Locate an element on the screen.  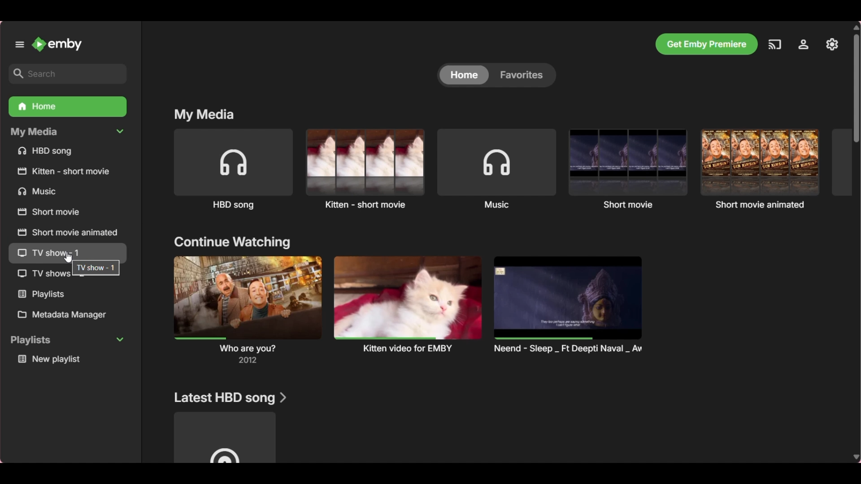
Collapse Playlists is located at coordinates (67, 341).